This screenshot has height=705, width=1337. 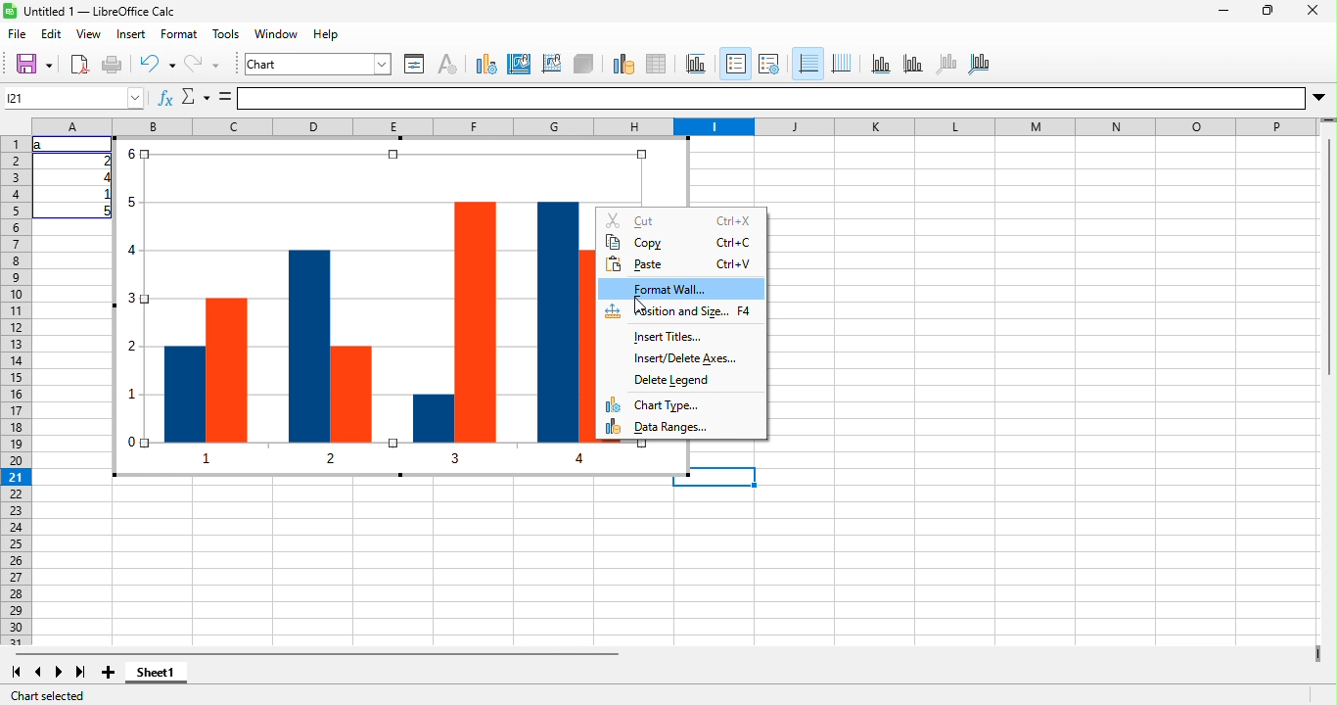 I want to click on y axis, so click(x=914, y=65).